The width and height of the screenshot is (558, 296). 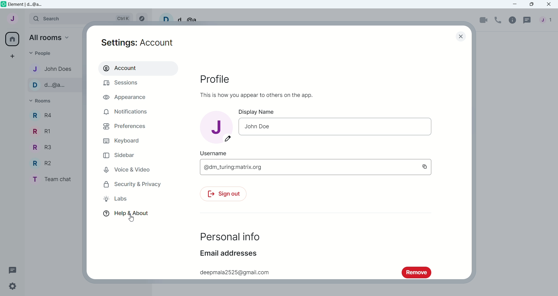 I want to click on minimize, so click(x=516, y=4).